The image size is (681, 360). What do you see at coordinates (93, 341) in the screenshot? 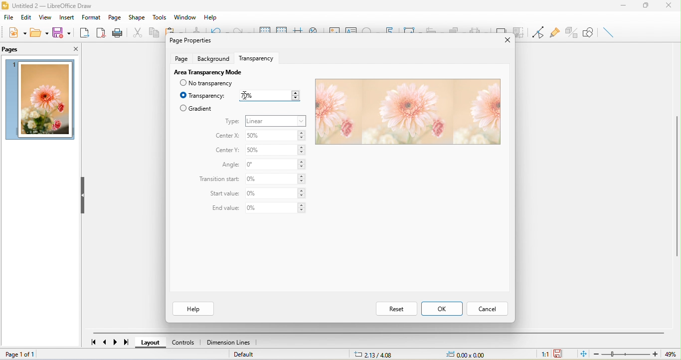
I see `first page` at bounding box center [93, 341].